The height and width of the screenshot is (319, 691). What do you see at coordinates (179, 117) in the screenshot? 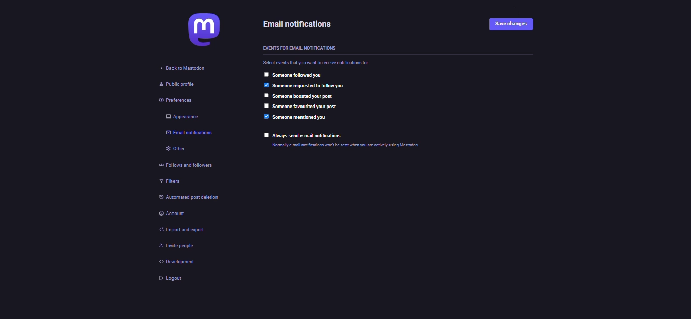
I see `appearance` at bounding box center [179, 117].